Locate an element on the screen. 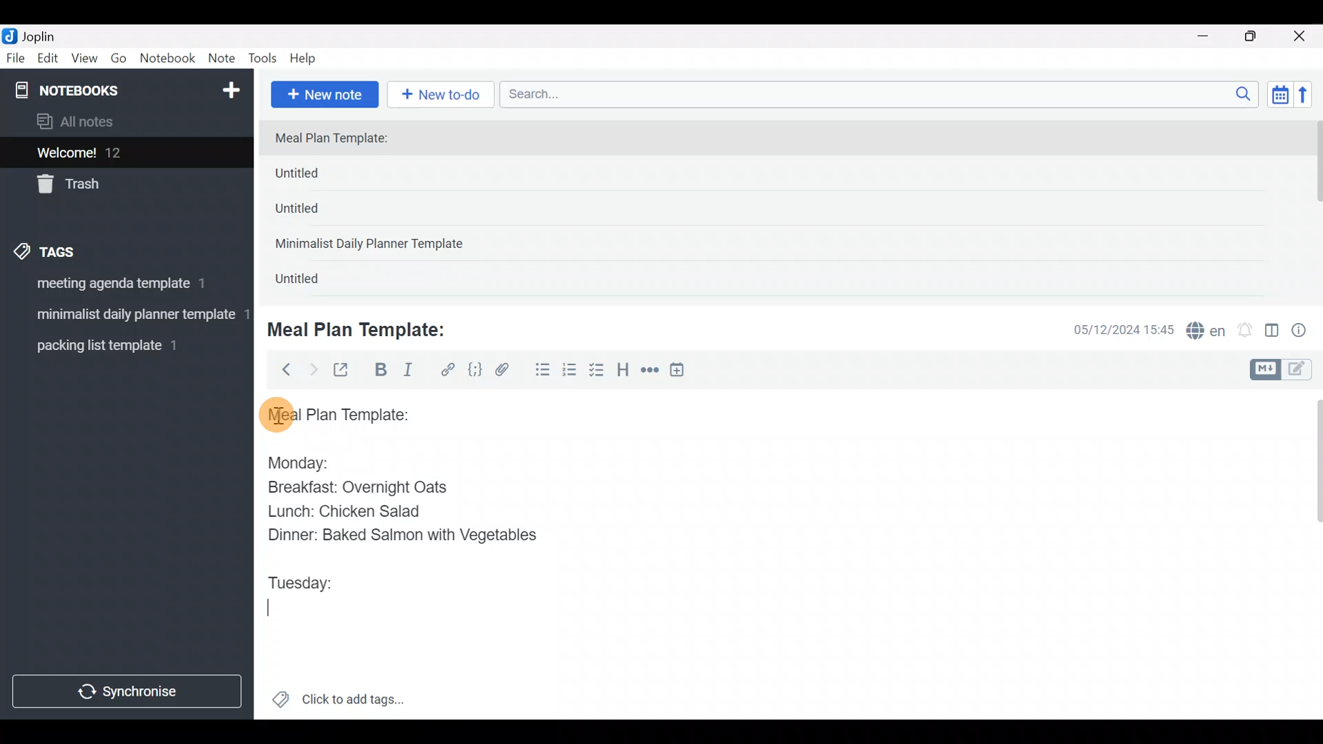  Close is located at coordinates (1302, 37).